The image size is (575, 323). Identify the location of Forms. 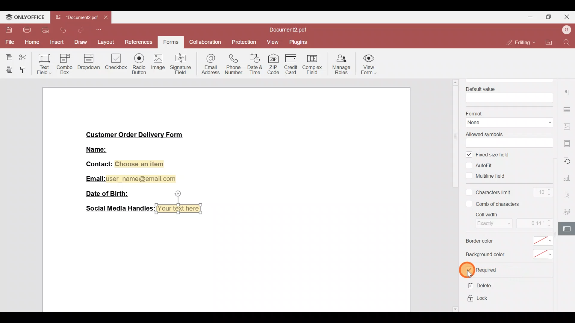
(172, 41).